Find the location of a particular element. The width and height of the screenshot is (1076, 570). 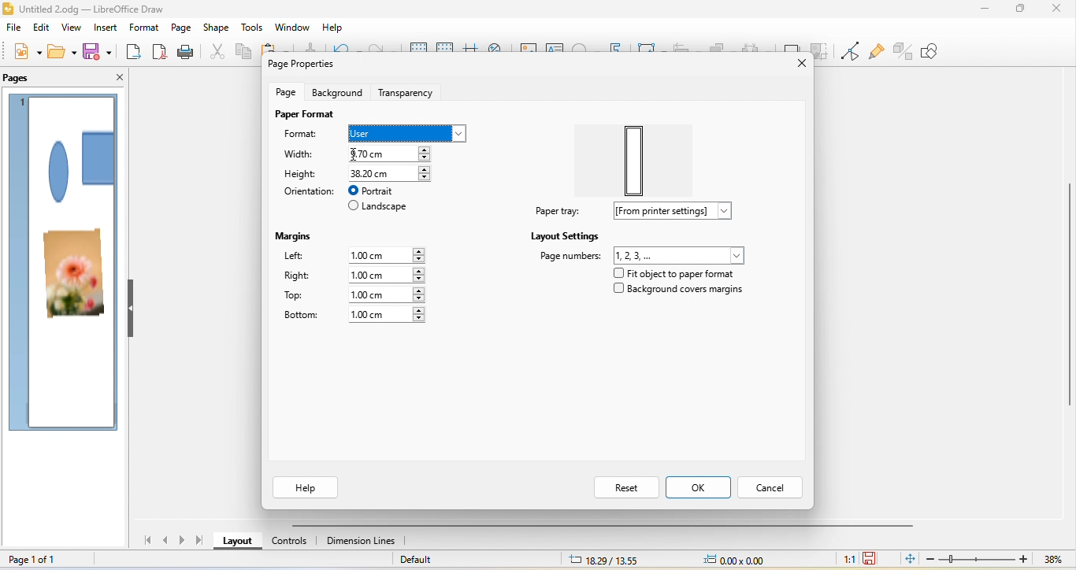

shape is located at coordinates (79, 165).